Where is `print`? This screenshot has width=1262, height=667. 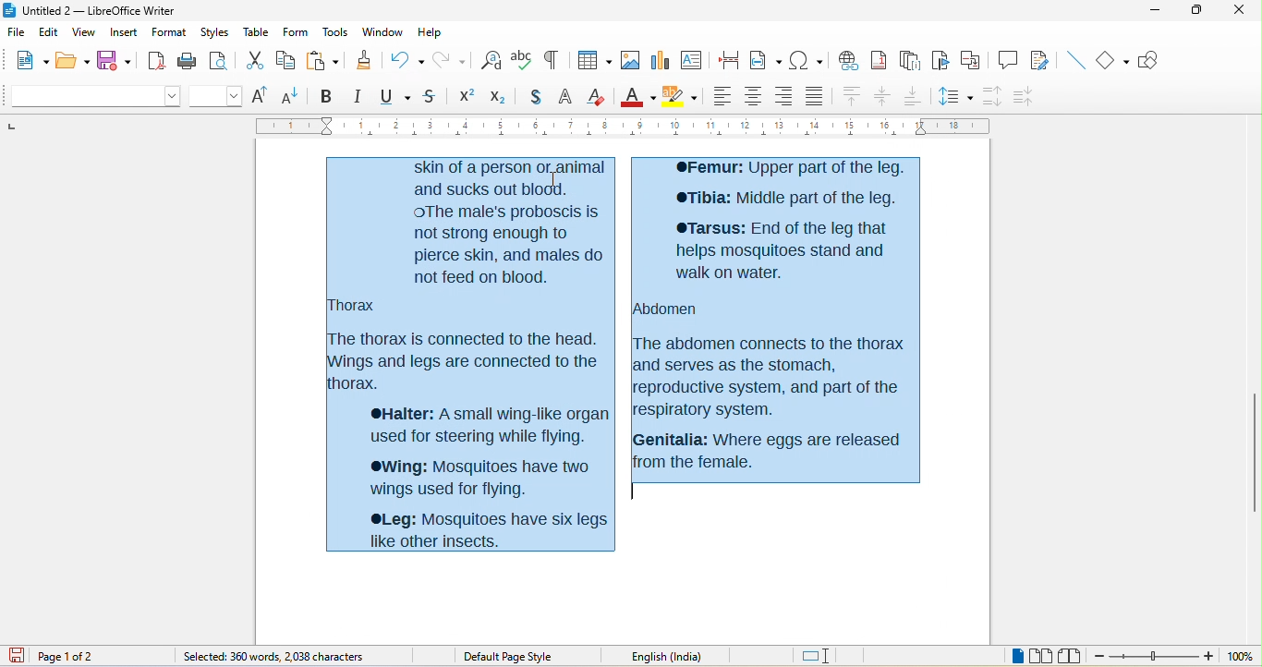 print is located at coordinates (188, 59).